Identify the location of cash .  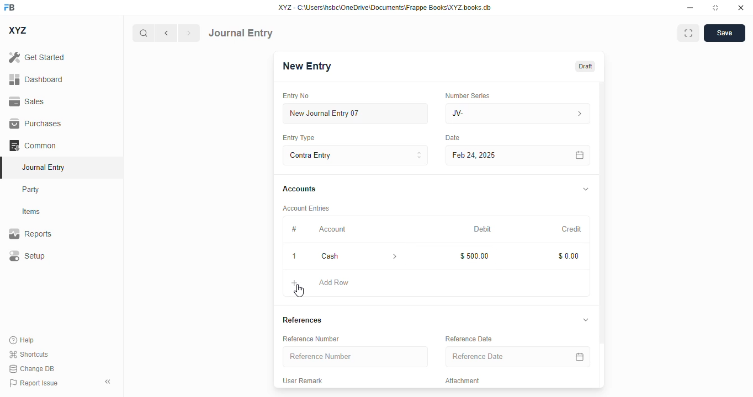
(346, 256).